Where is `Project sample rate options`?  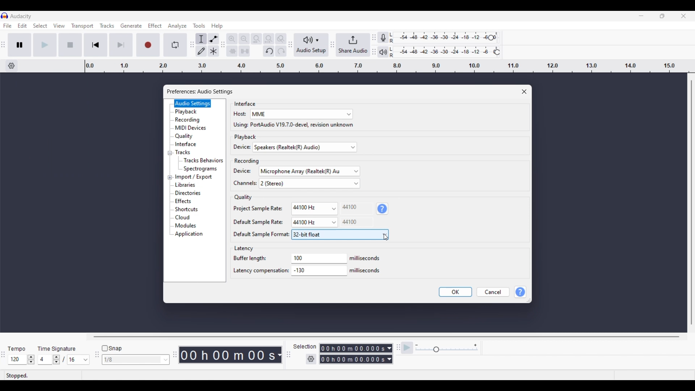 Project sample rate options is located at coordinates (314, 207).